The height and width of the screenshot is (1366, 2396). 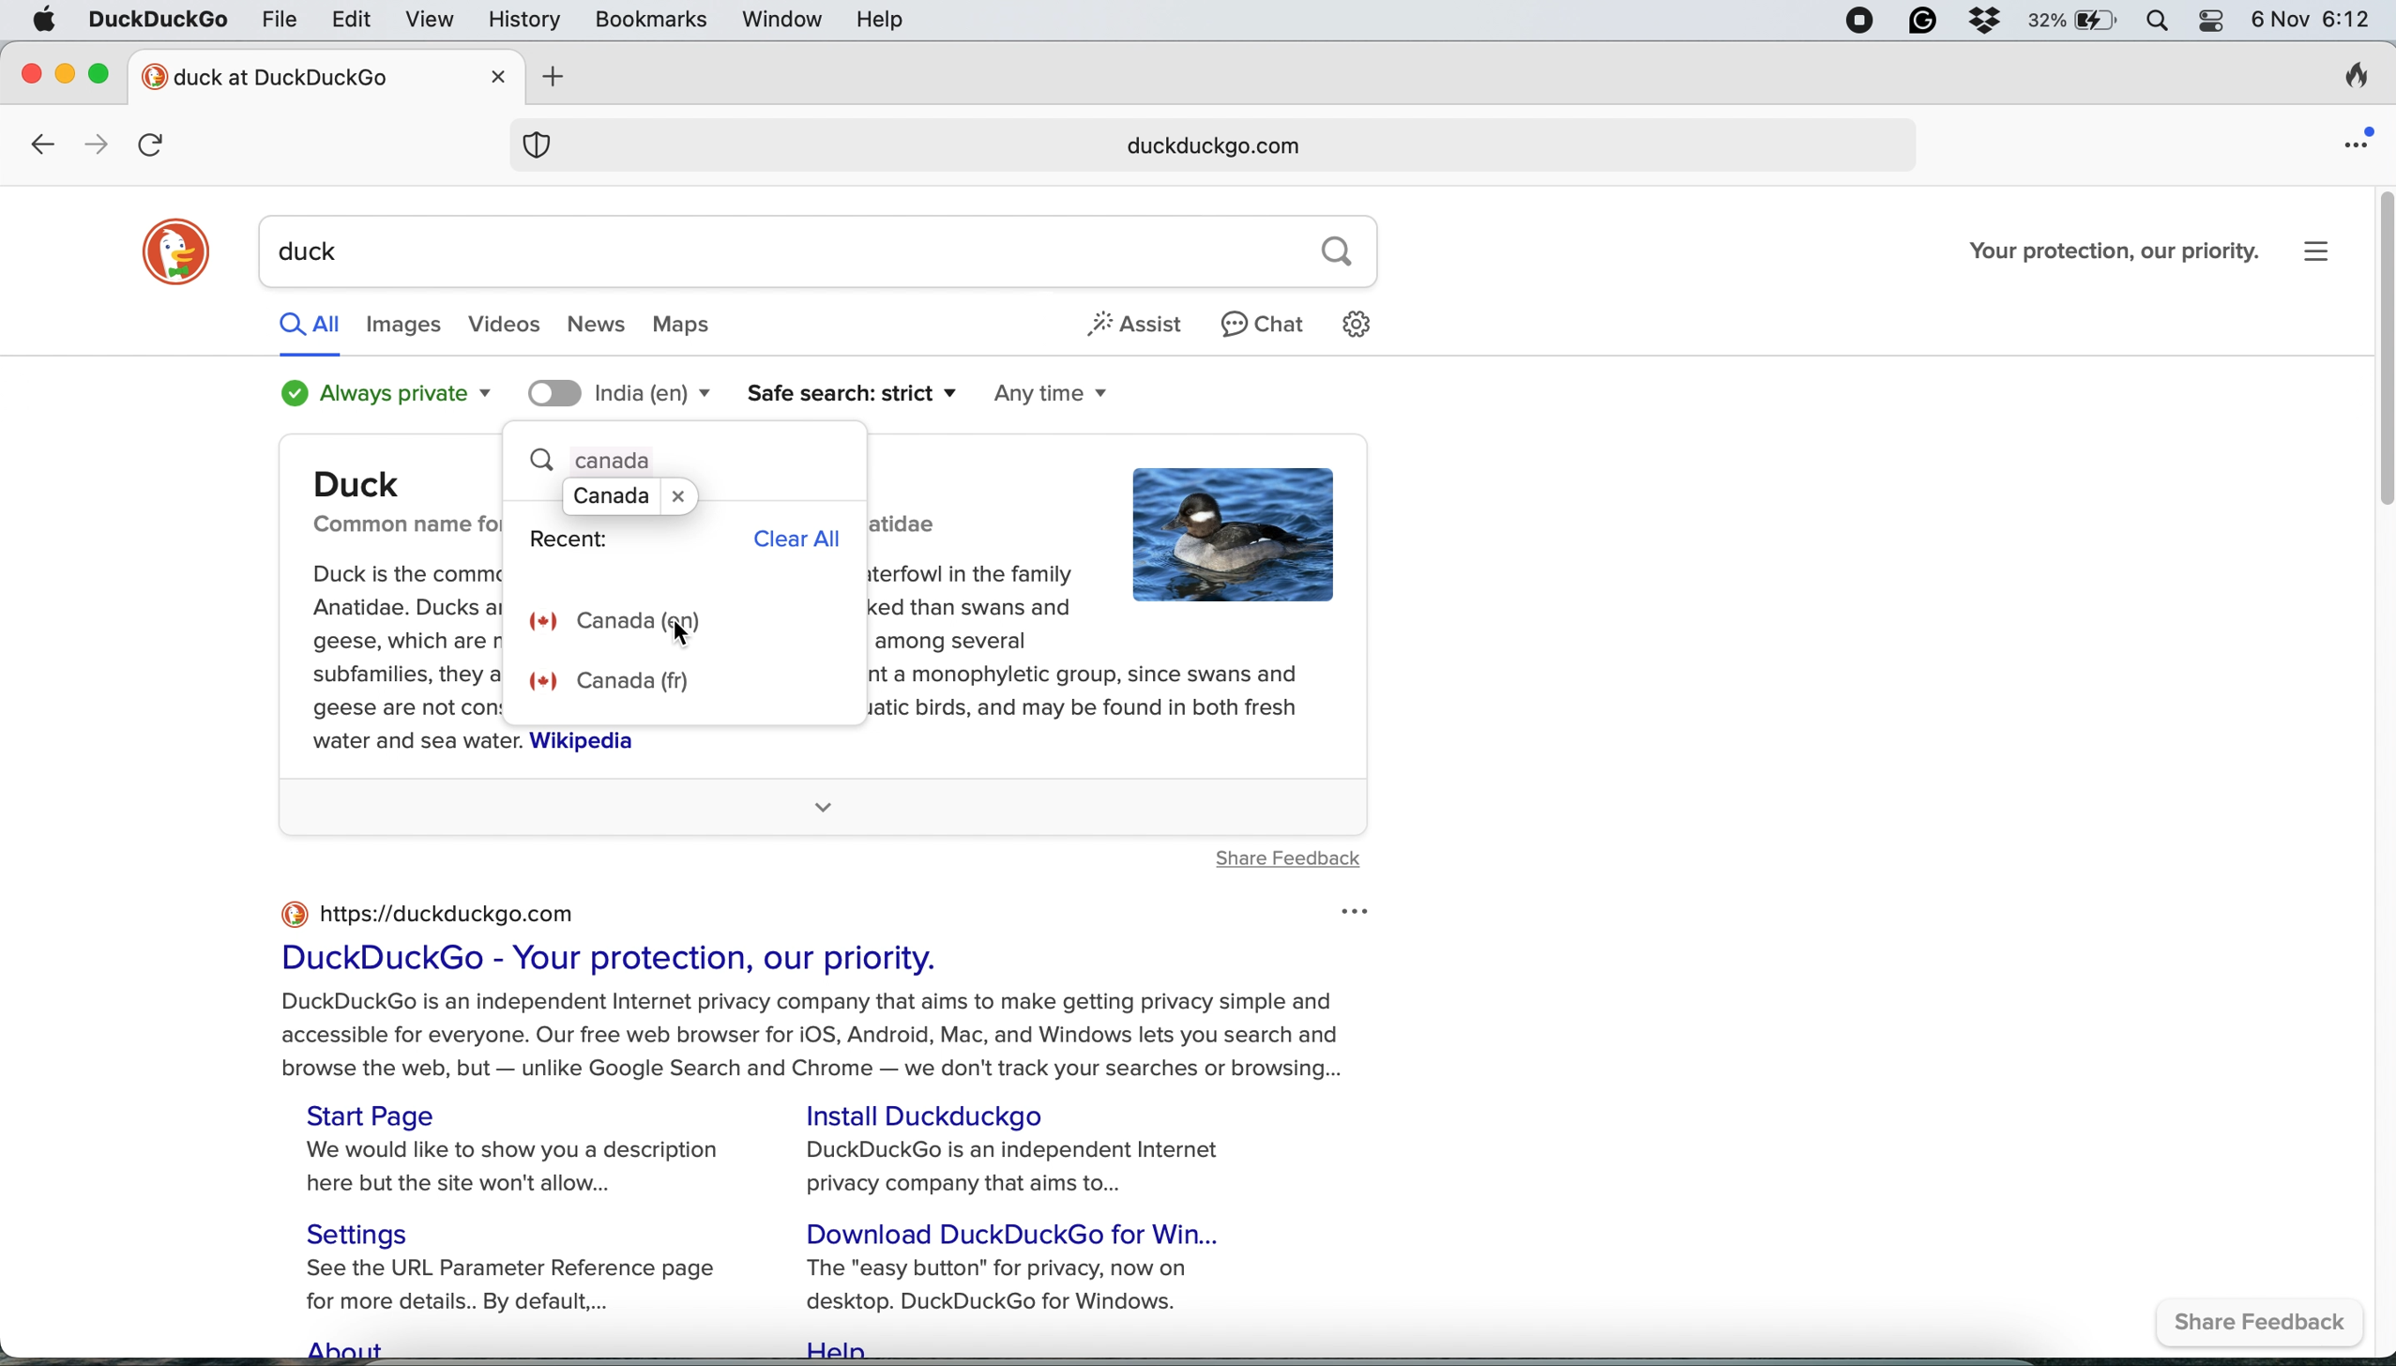 What do you see at coordinates (2267, 1325) in the screenshot?
I see `share feedback` at bounding box center [2267, 1325].